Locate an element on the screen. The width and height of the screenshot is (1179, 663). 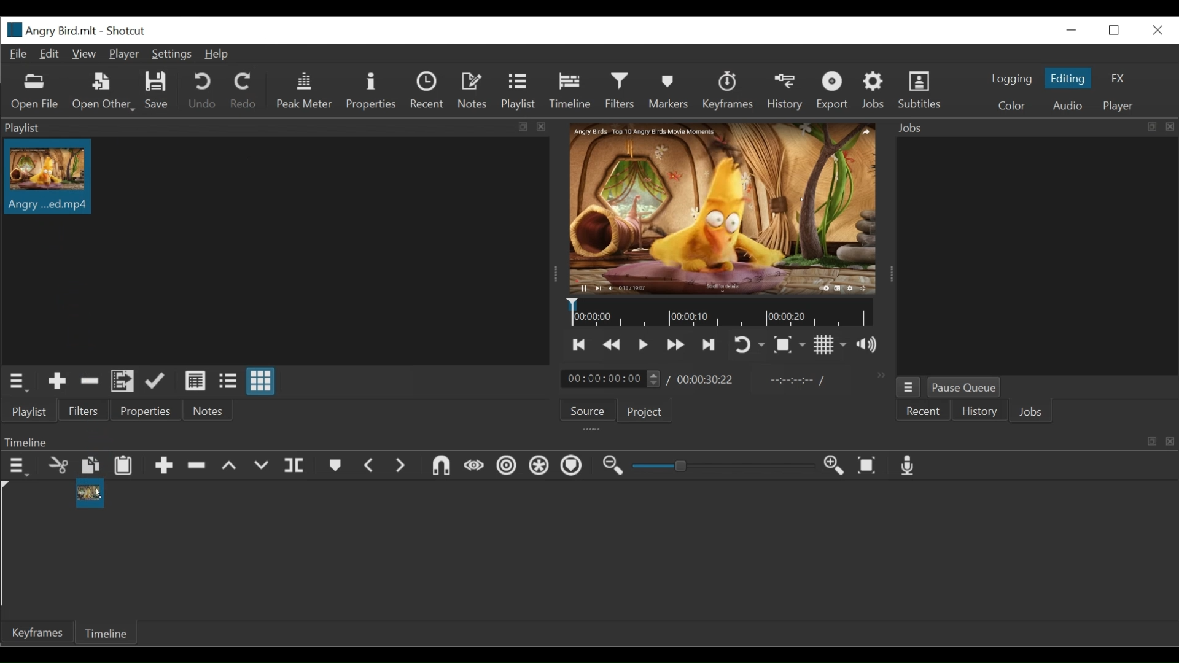
In point is located at coordinates (796, 381).